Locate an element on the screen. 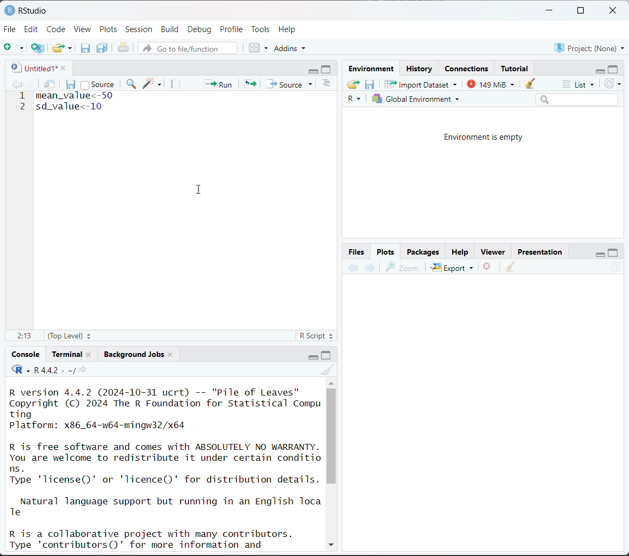 The width and height of the screenshot is (629, 556). refresh current plot is located at coordinates (615, 268).